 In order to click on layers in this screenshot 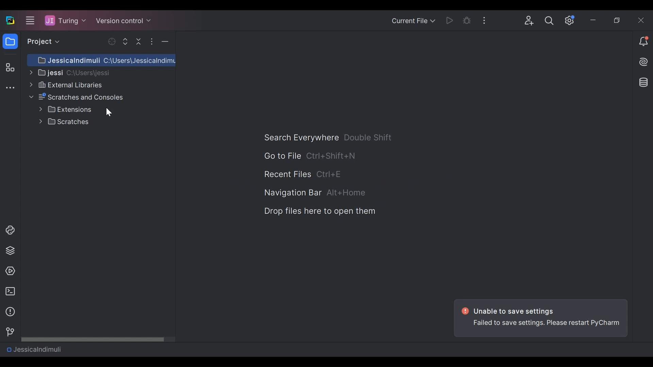, I will do `click(10, 250)`.